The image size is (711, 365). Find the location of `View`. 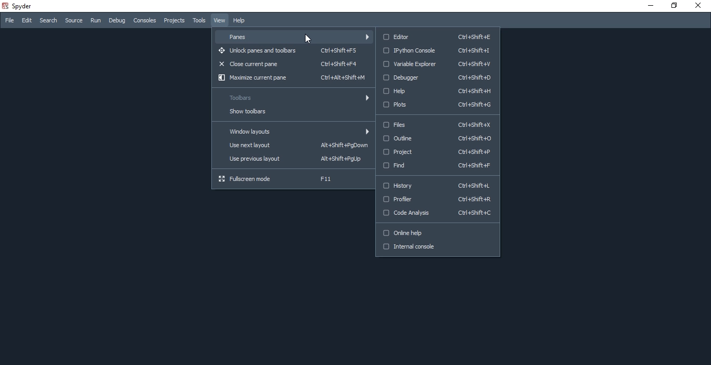

View is located at coordinates (218, 20).